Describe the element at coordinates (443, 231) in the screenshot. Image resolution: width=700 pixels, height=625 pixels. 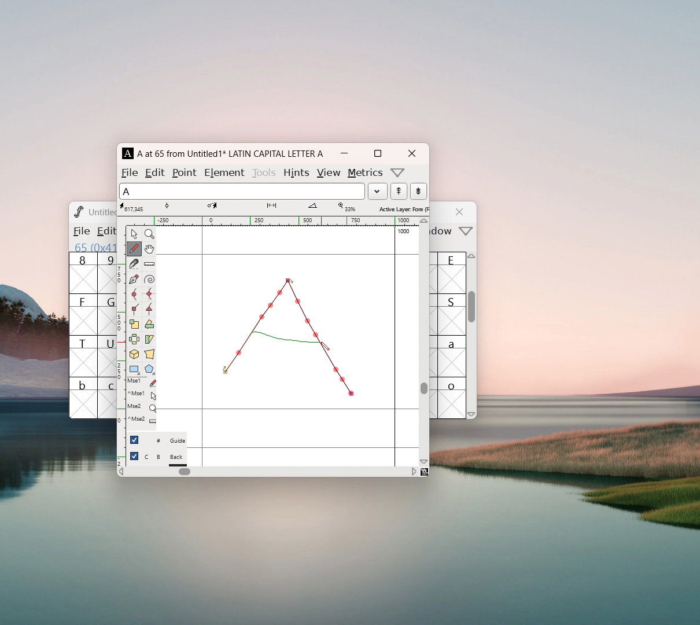
I see `window` at that location.